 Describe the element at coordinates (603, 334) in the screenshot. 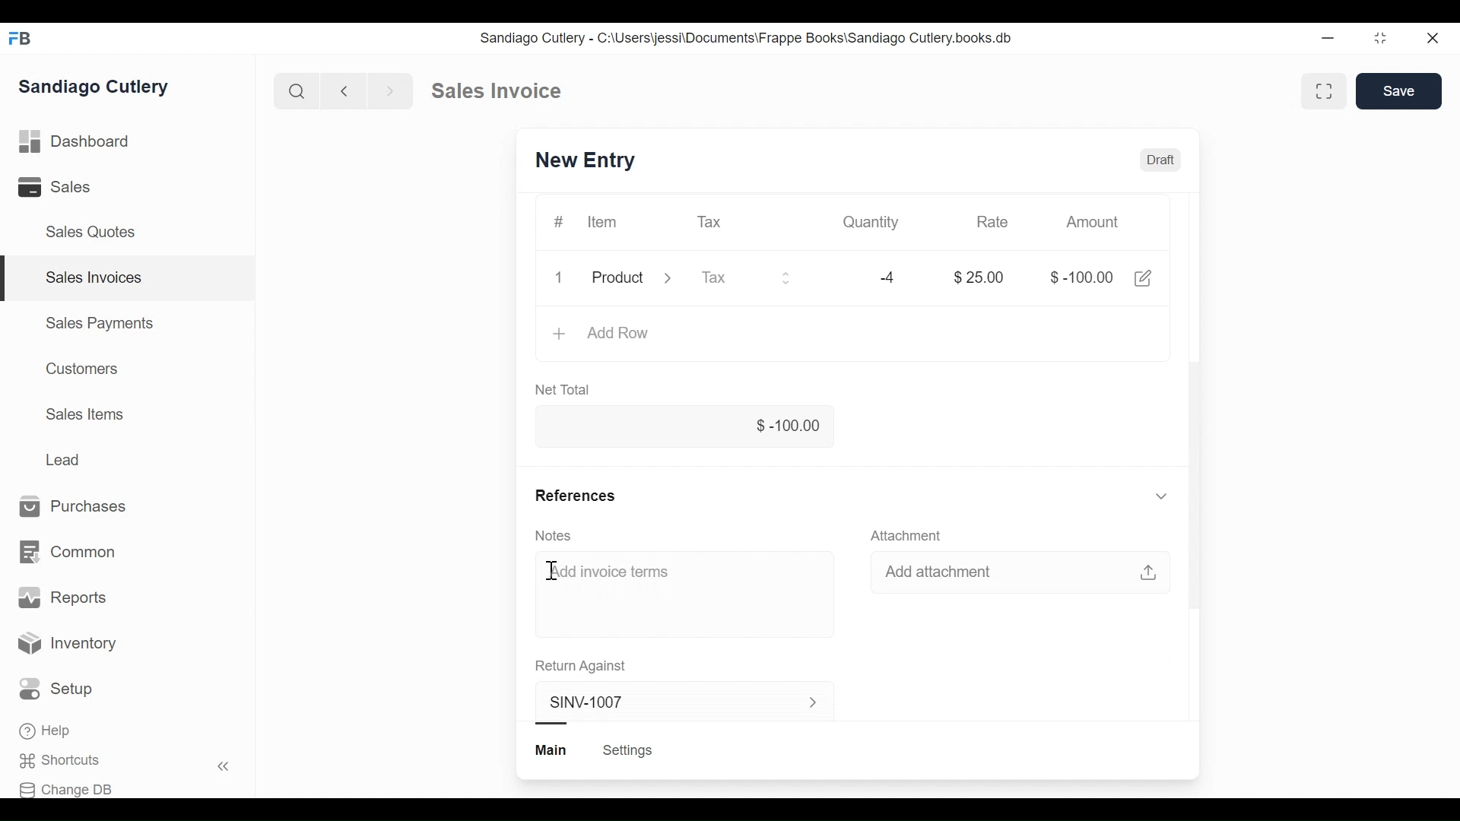

I see `Add Row` at that location.